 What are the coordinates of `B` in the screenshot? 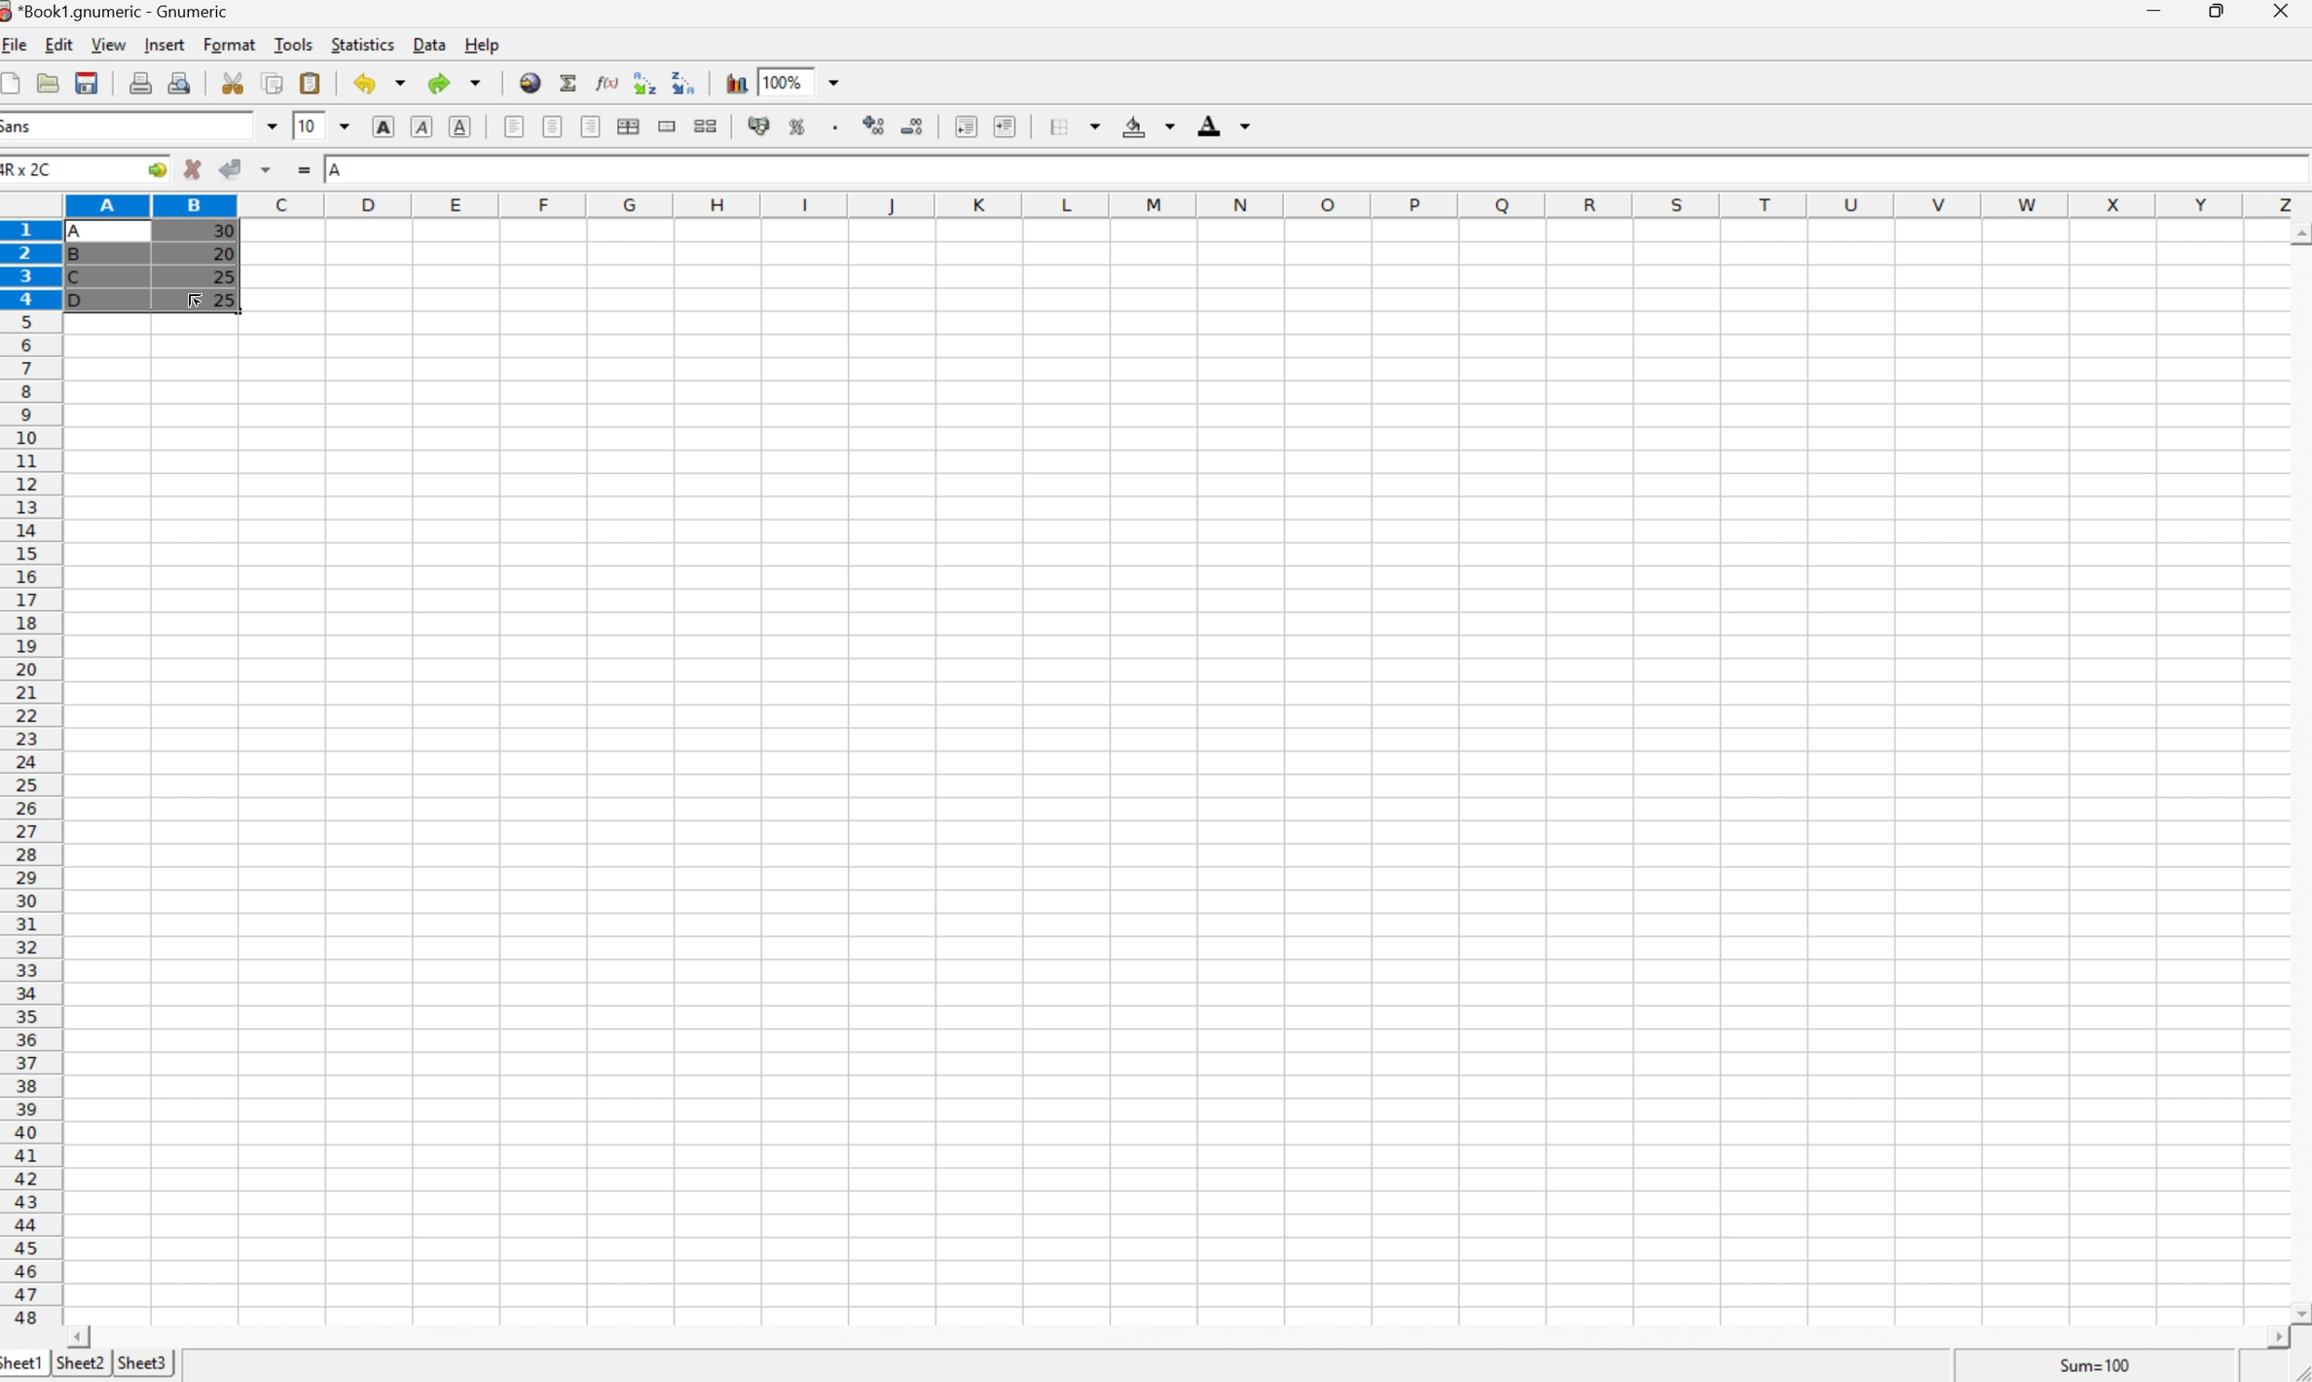 It's located at (80, 257).